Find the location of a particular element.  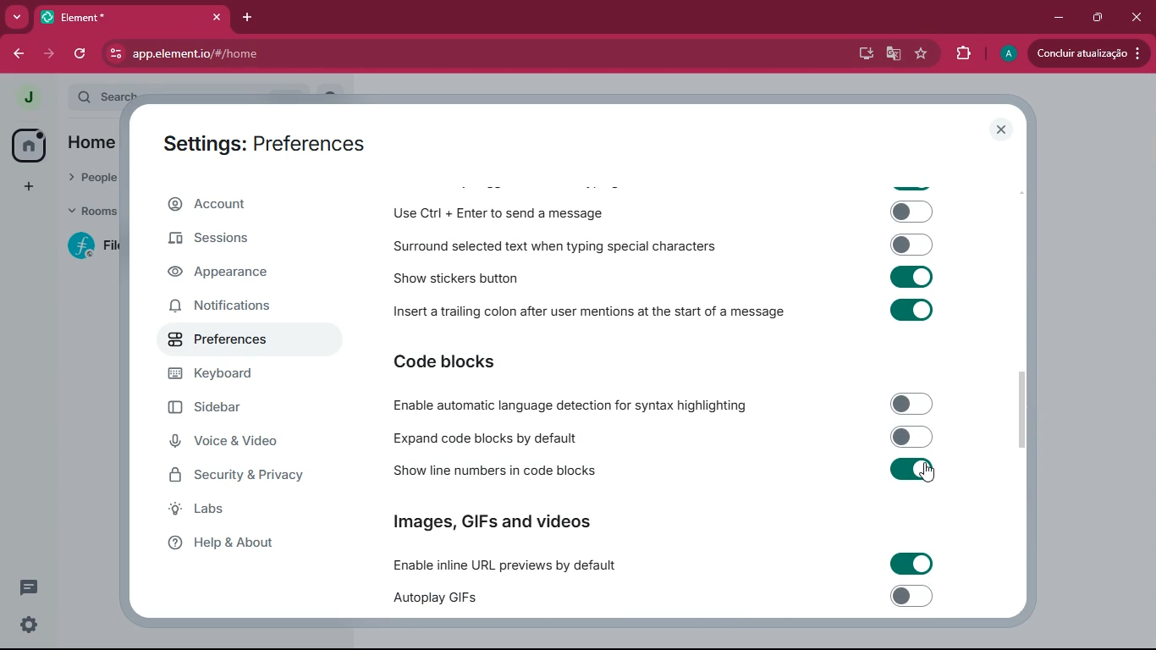

labs is located at coordinates (234, 510).